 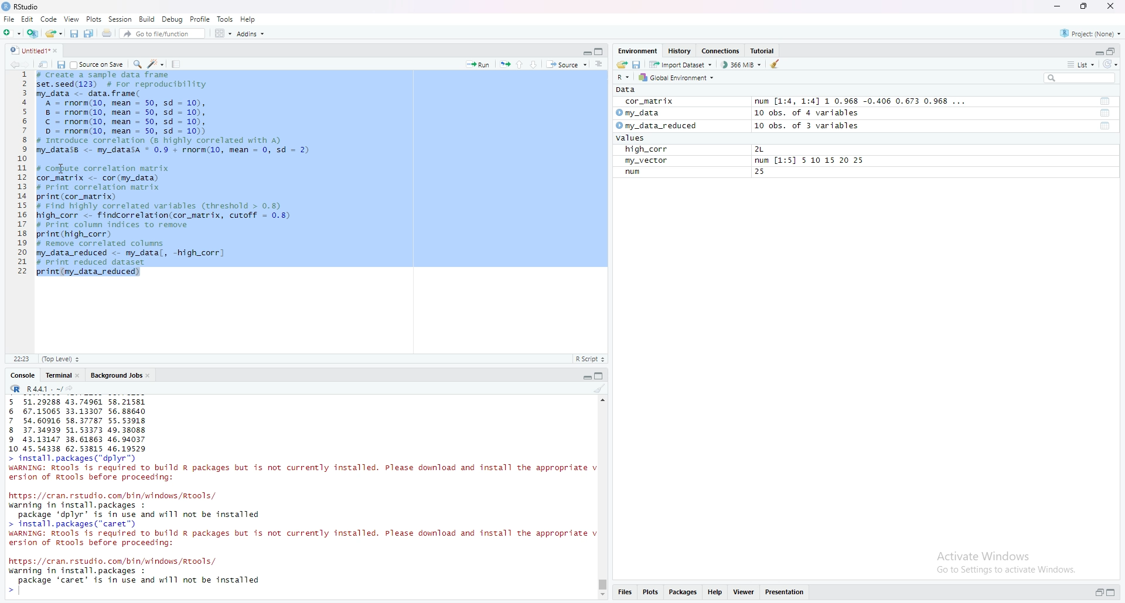 What do you see at coordinates (196, 175) in the screenshot?
I see `# Create a sample data frameset.seed(123) # For reproducibilitymy_data <- data. frame(A = rnorm(10, mean = 50, sd = 10),8 = rnorm(10, mean = 50, sd = 10),© = rnorm(10, mean = 50, sd = 10),D = rnorm(10, mean = 50, sd = 10))# Introduce correlation (8 highly correlated with A)my_datass <- my_datasa * 0.9 + rnorm(10, mean = 0, sd = 2) # Compute correlation matrixcor_natrix <- cor (my_data)# Print correlation matrixprint (cor_matrix)# Find highly correlated variables (threshold > 0.8high_corr <- findcorrelation(cor_matrix, cutoff = 0.8)# Print column indices to removeprint (high_corr)# Remove correlated columnsmy_data_reduced <- my_datal, -high_corr]# Print reduced datasetprint (my_data_reduced)` at bounding box center [196, 175].